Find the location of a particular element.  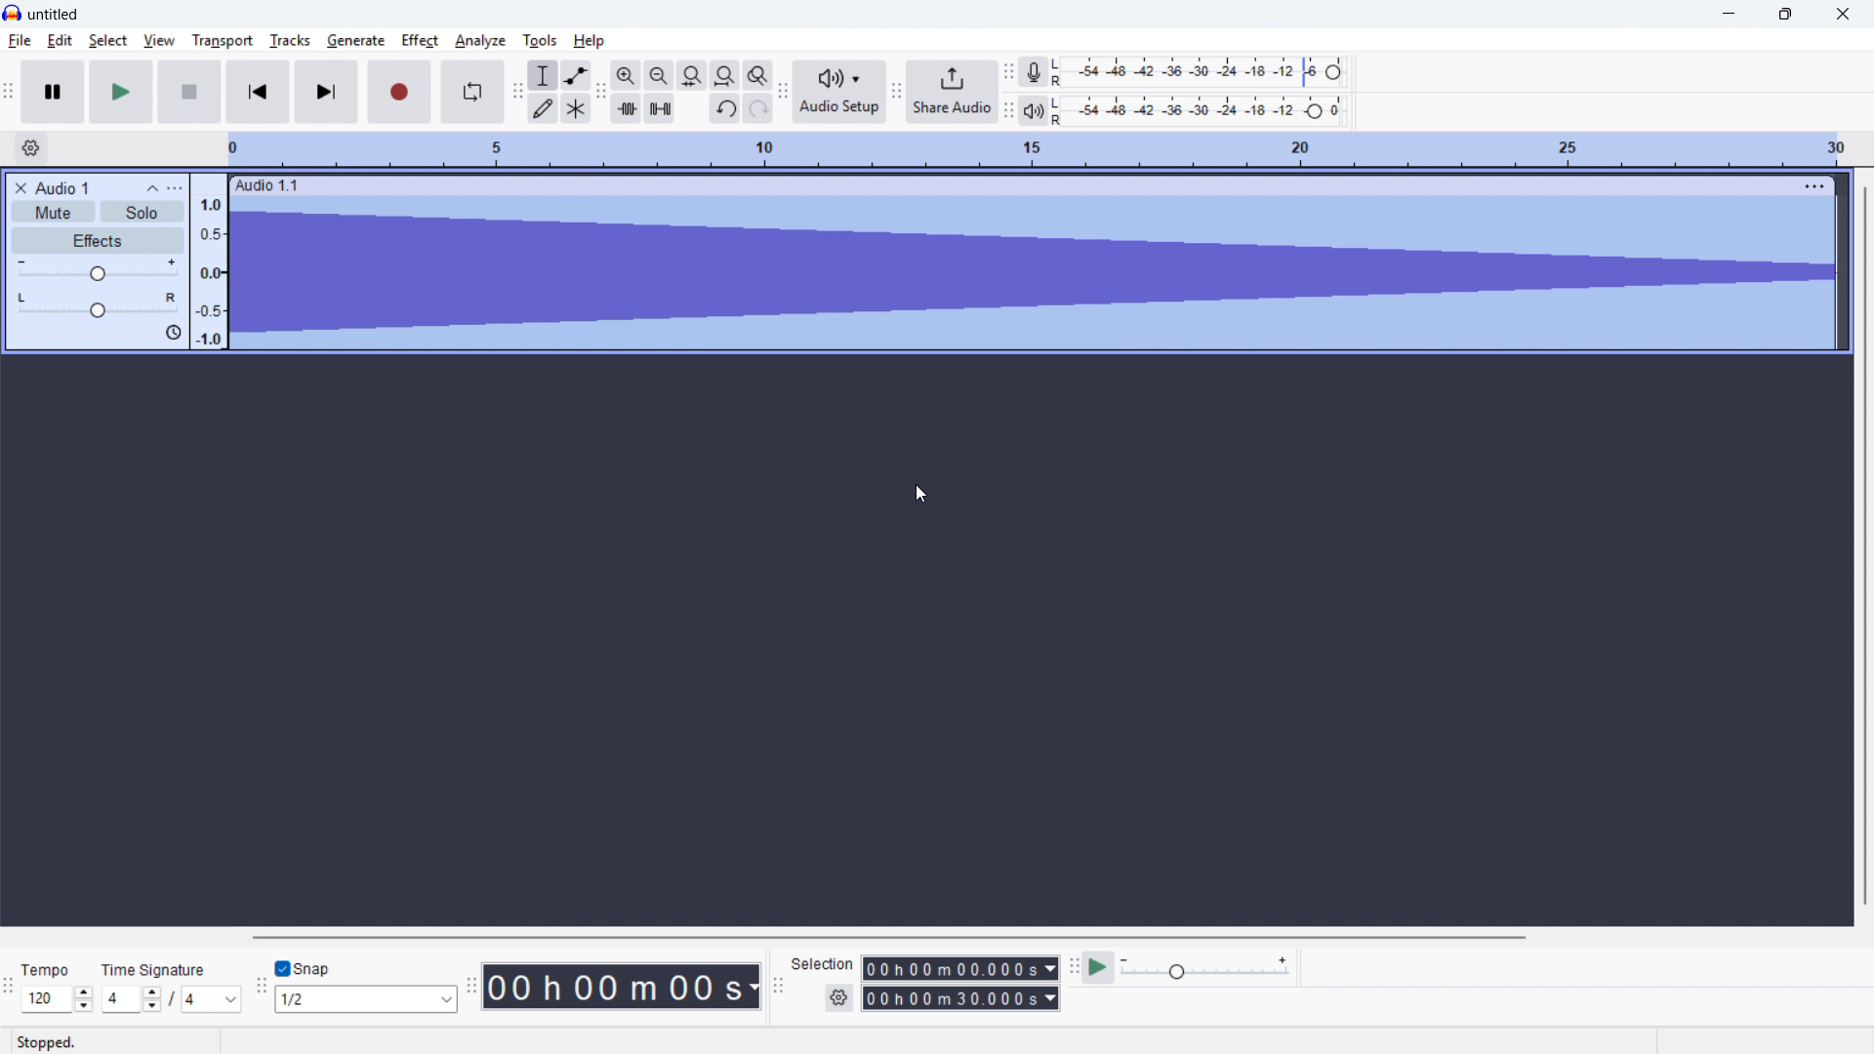

Recording metre toolbar is located at coordinates (1008, 71).